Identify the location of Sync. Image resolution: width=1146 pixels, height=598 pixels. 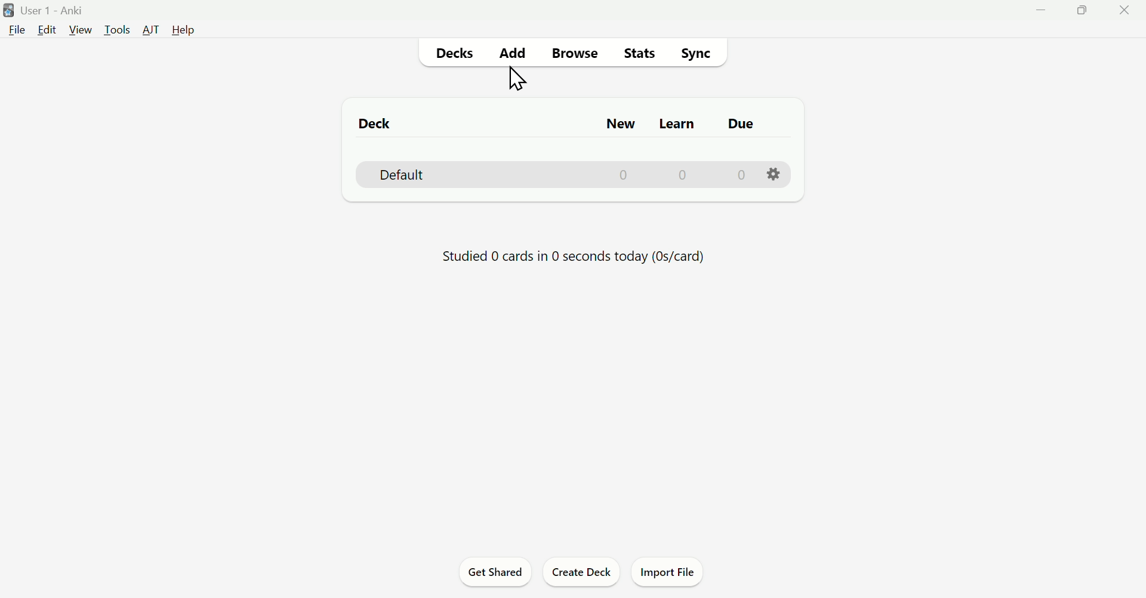
(696, 53).